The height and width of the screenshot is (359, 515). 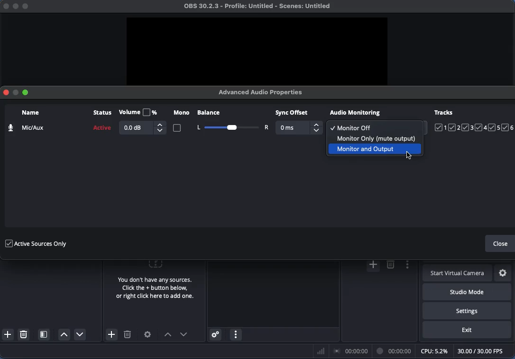 I want to click on Sync offset, so click(x=298, y=122).